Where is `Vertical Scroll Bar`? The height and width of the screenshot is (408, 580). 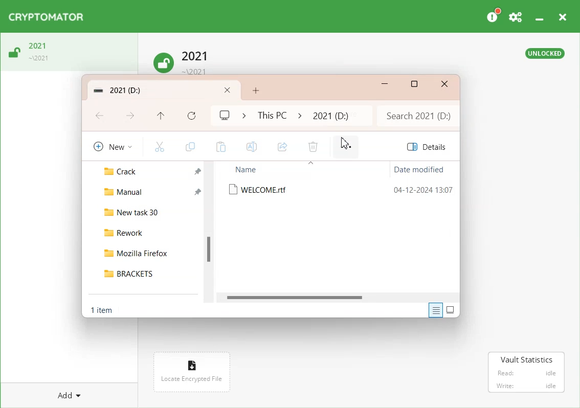
Vertical Scroll Bar is located at coordinates (209, 233).